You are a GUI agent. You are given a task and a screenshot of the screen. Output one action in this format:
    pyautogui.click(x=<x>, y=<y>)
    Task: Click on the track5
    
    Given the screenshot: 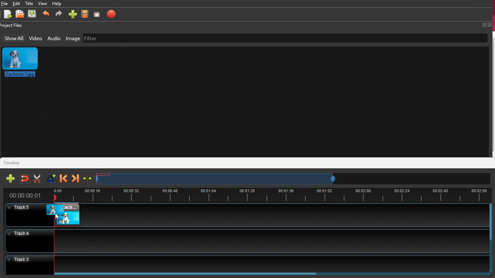 What is the action you would take?
    pyautogui.click(x=286, y=216)
    